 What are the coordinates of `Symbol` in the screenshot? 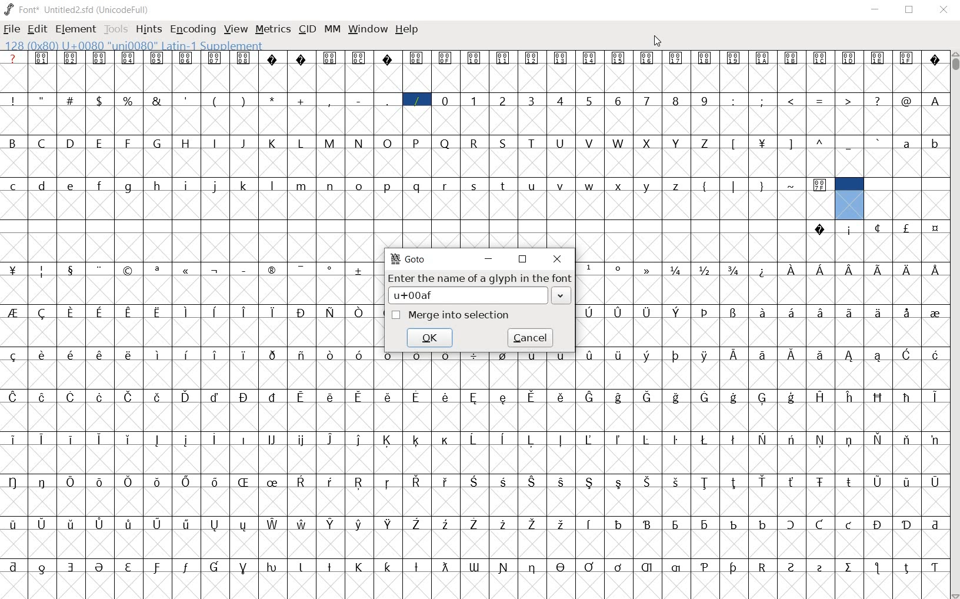 It's located at (676, 396).